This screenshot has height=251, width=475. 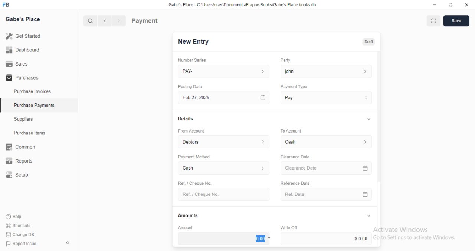 I want to click on To Account, so click(x=290, y=130).